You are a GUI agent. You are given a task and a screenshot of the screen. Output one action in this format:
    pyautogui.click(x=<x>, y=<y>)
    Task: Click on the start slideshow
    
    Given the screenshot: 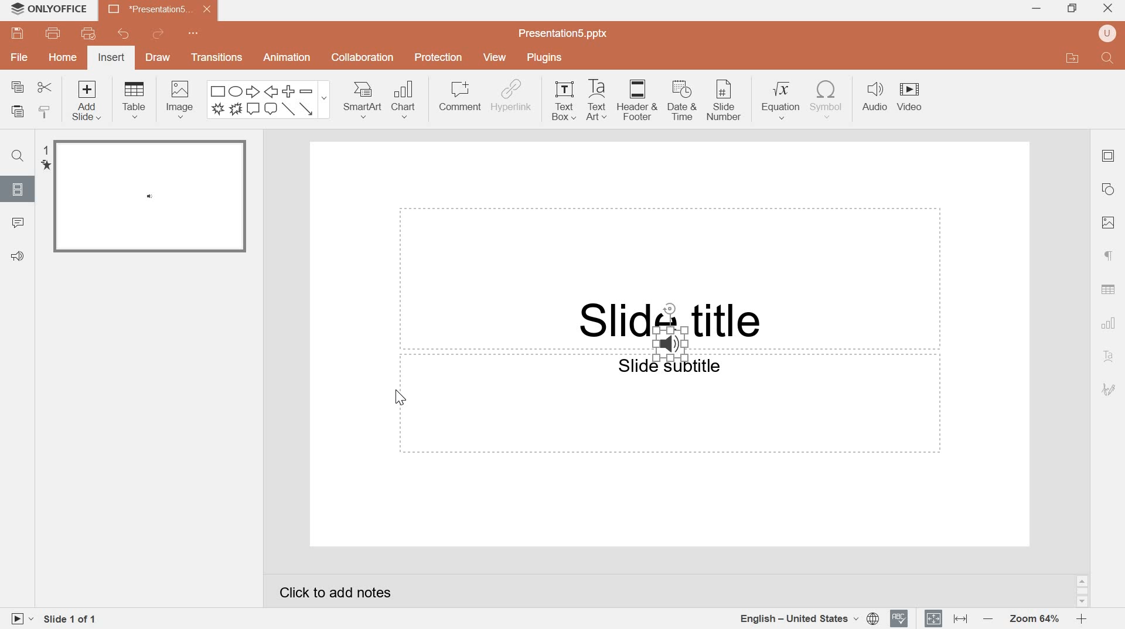 What is the action you would take?
    pyautogui.click(x=20, y=618)
    